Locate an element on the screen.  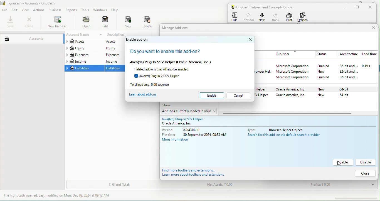
new is located at coordinates (321, 90).